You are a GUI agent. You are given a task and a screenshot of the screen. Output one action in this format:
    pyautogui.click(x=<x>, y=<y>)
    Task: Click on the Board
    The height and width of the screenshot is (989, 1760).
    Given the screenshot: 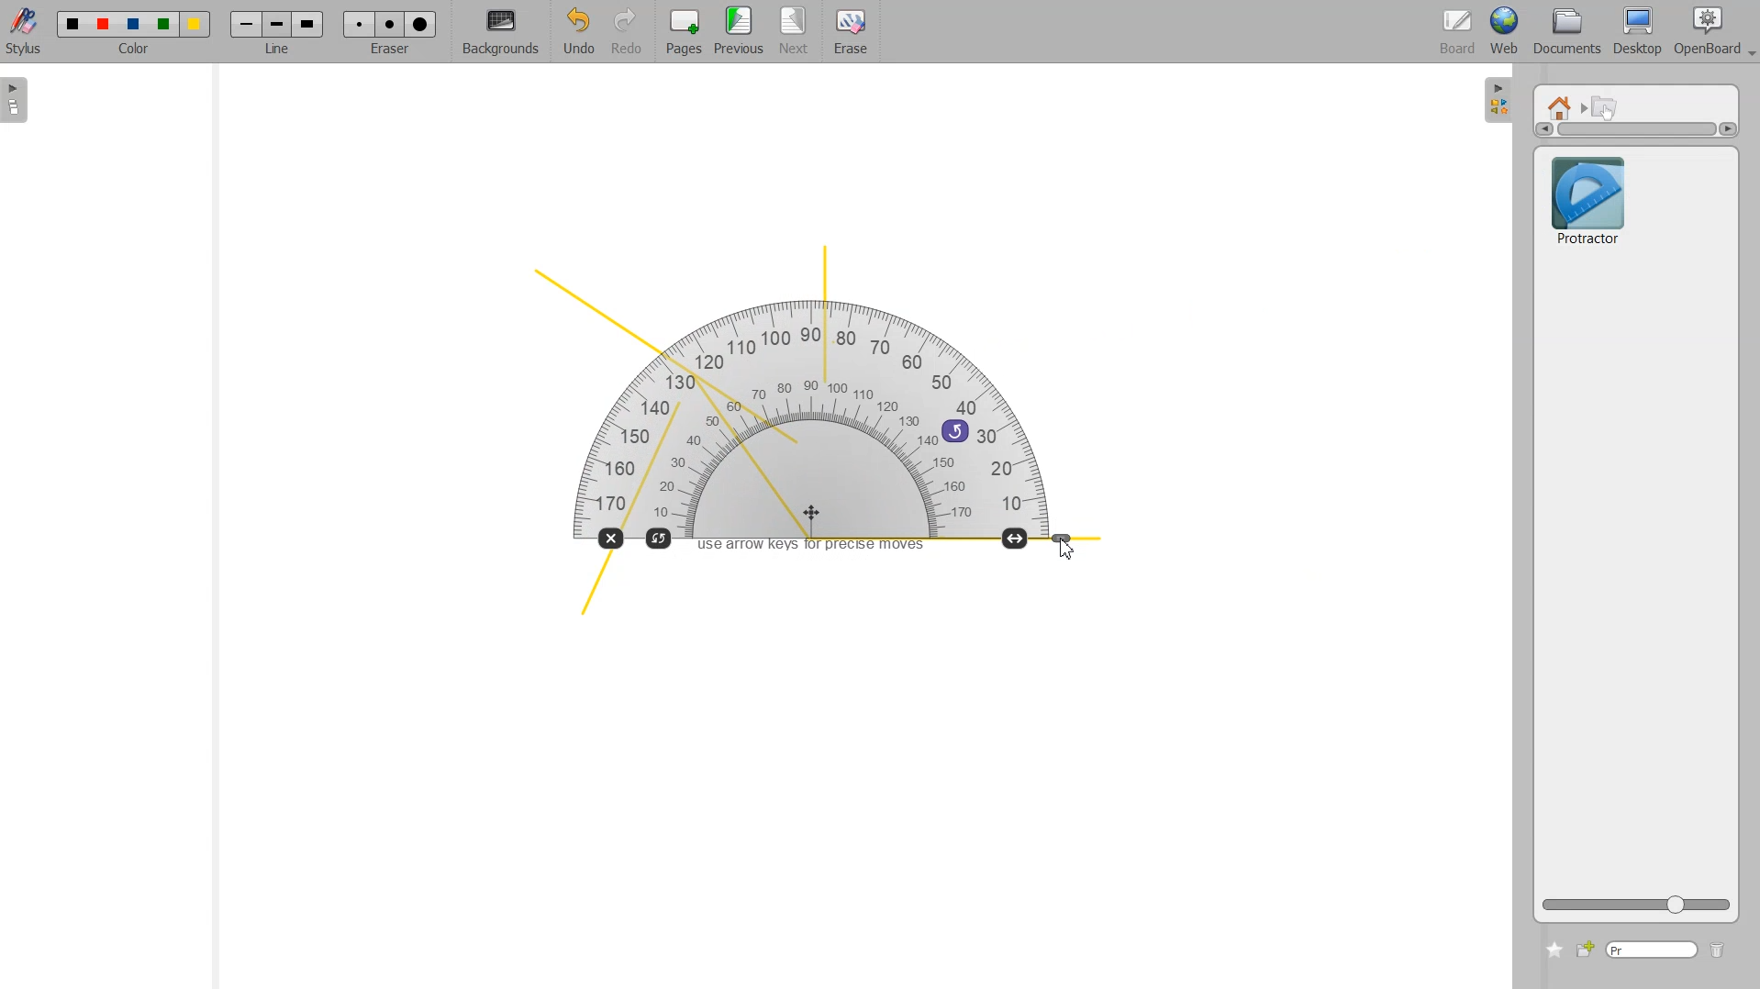 What is the action you would take?
    pyautogui.click(x=1458, y=33)
    